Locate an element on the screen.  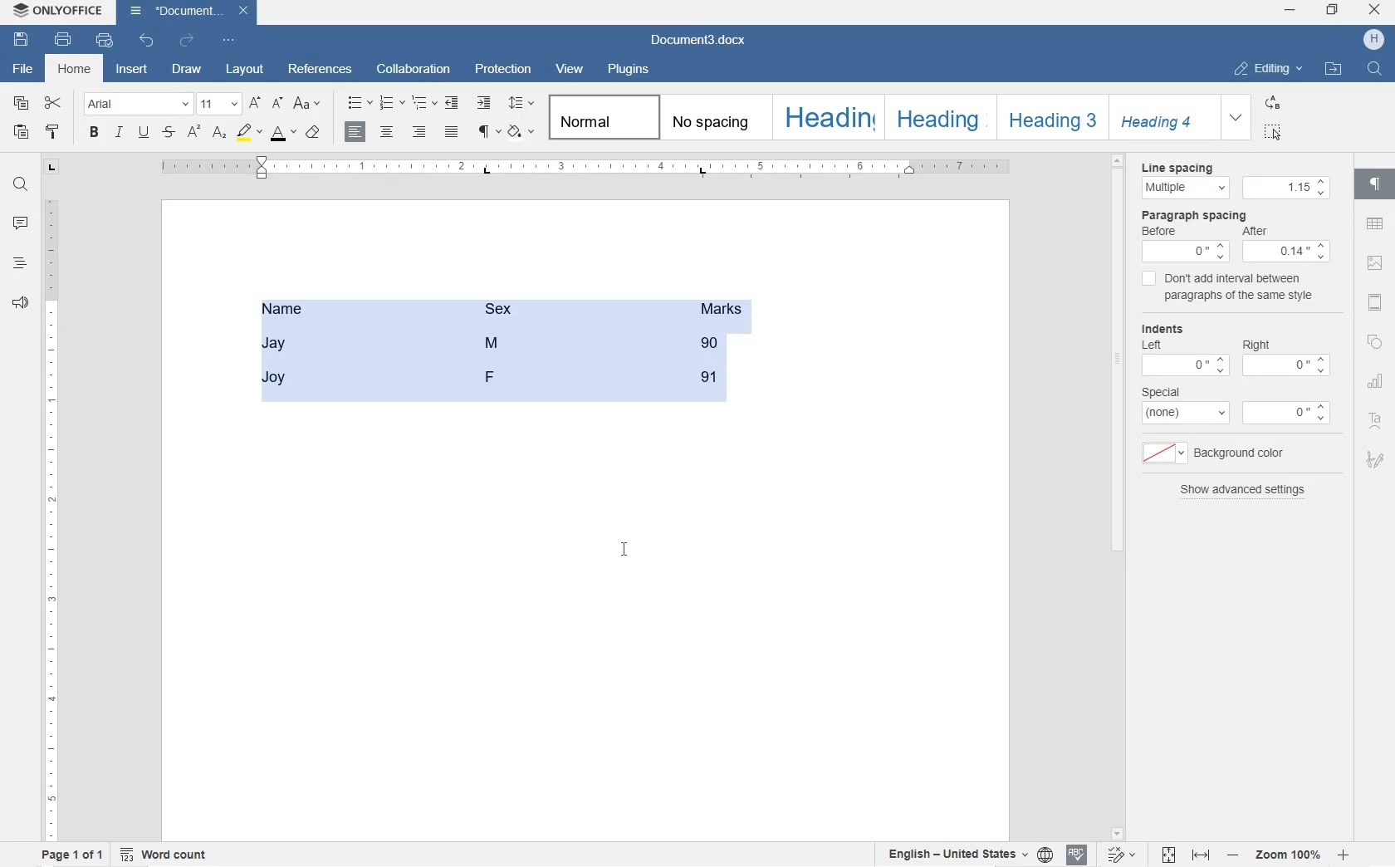
HEADERS & FOOTERS is located at coordinates (1375, 301).